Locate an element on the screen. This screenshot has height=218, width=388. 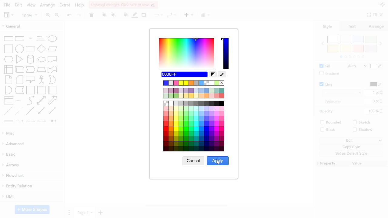
horizontal scrollbar is located at coordinates (187, 206).